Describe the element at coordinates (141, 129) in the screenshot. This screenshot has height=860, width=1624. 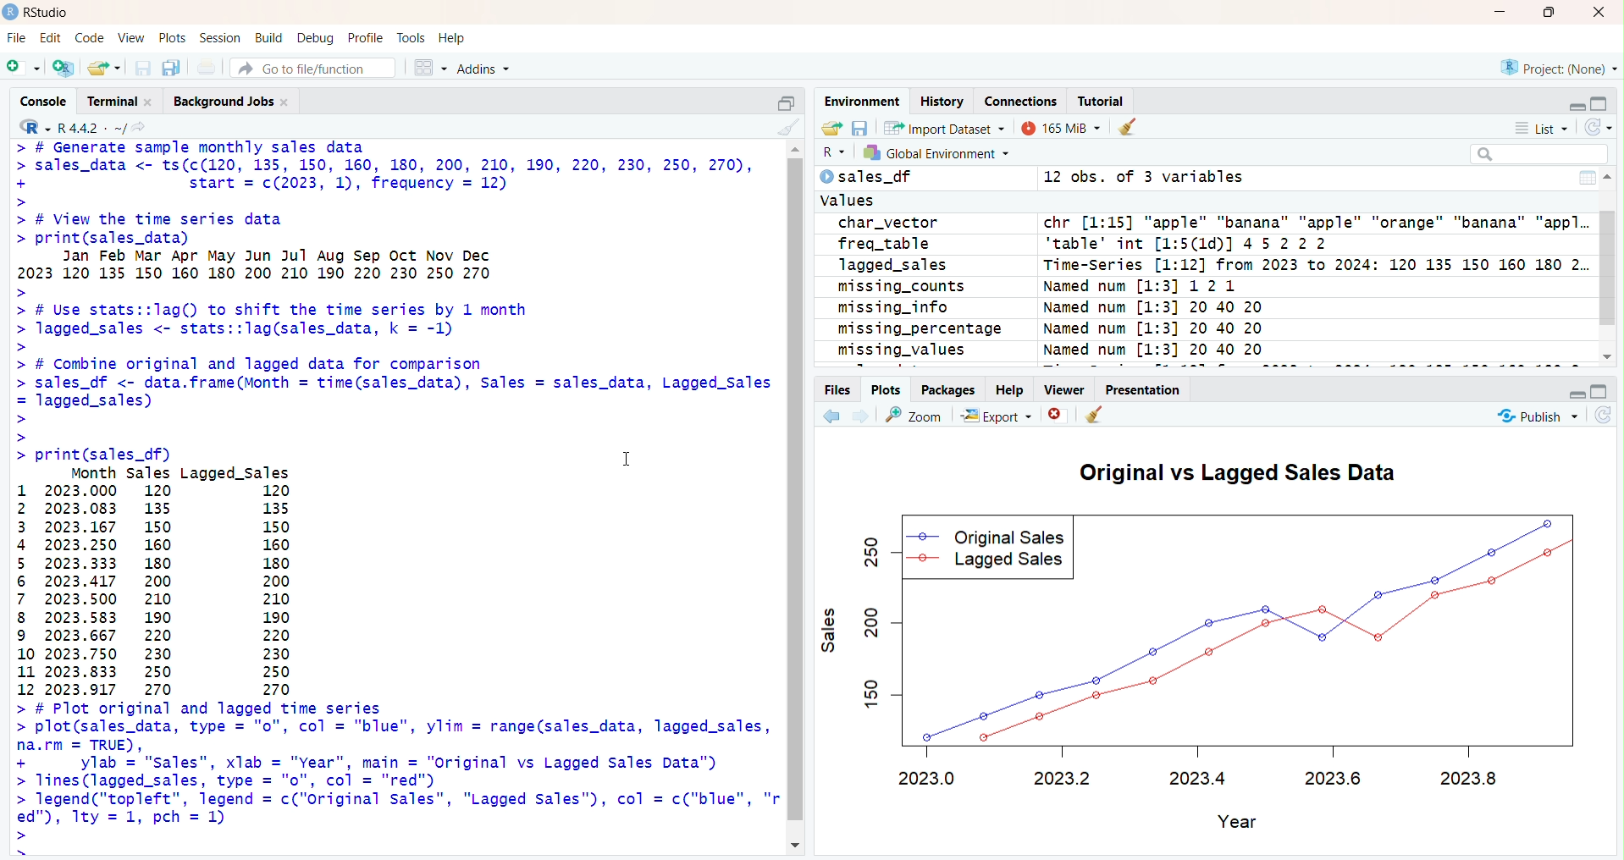
I see `view the current working directory` at that location.